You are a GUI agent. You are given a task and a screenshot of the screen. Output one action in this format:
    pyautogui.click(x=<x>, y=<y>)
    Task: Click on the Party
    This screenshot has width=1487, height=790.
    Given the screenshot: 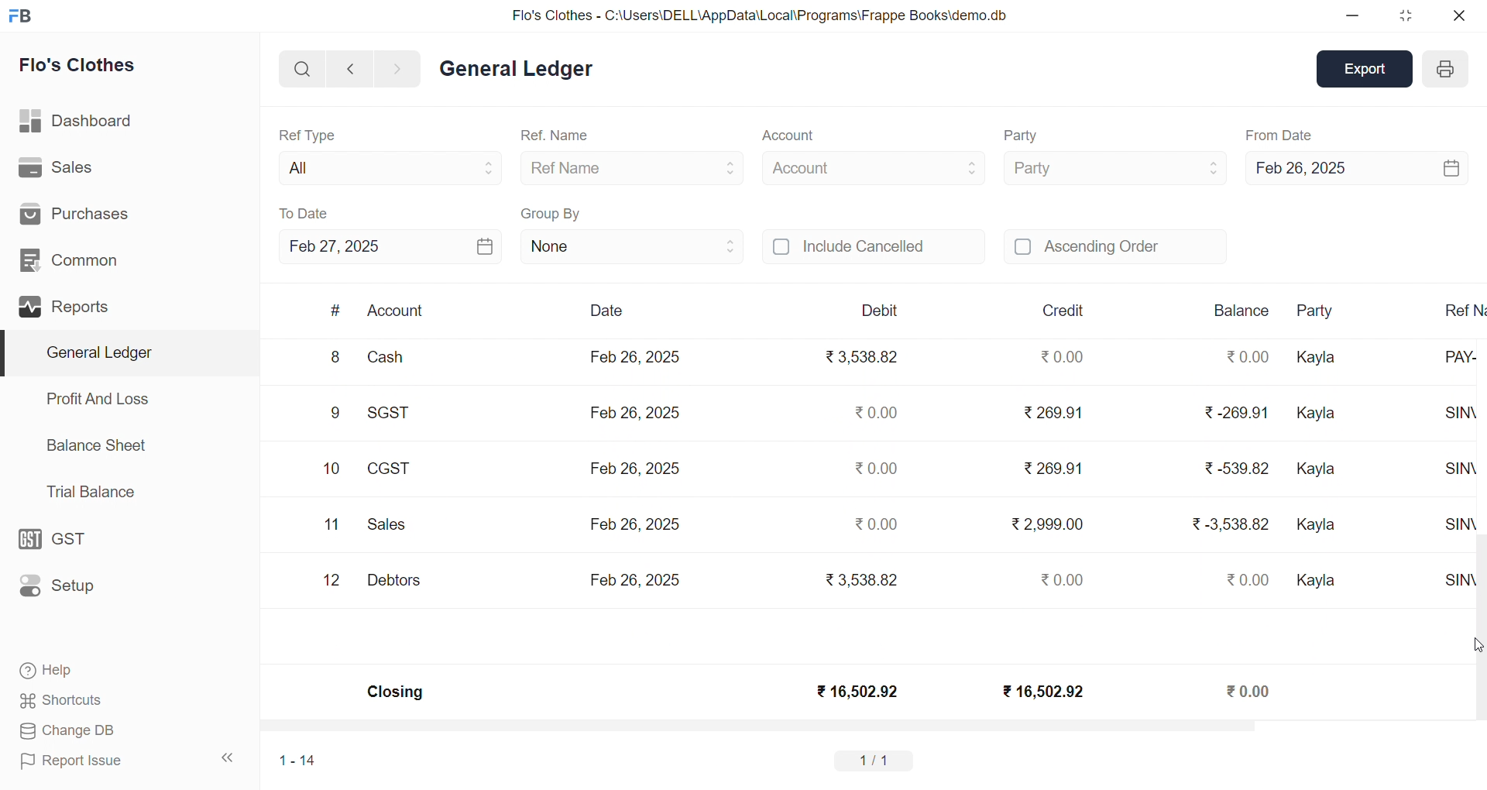 What is the action you would take?
    pyautogui.click(x=1114, y=167)
    